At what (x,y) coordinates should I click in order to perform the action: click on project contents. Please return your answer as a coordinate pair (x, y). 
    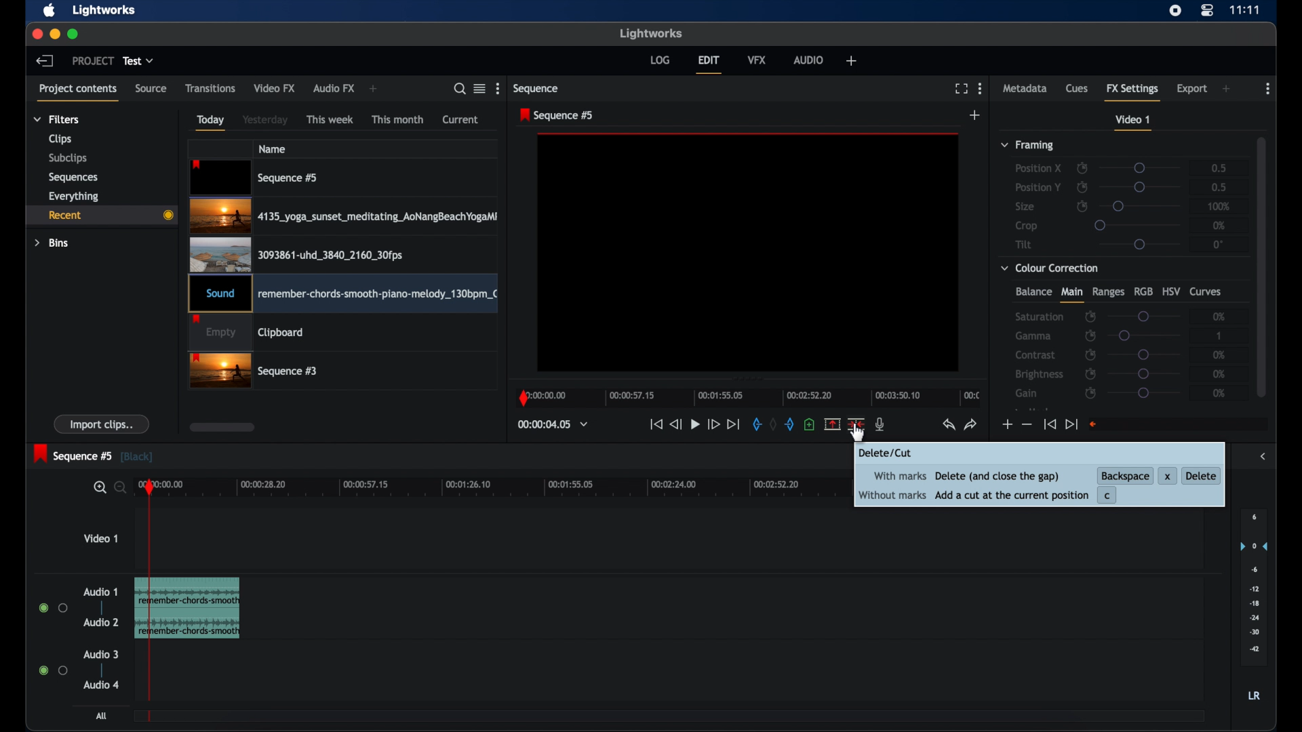
    Looking at the image, I should click on (79, 94).